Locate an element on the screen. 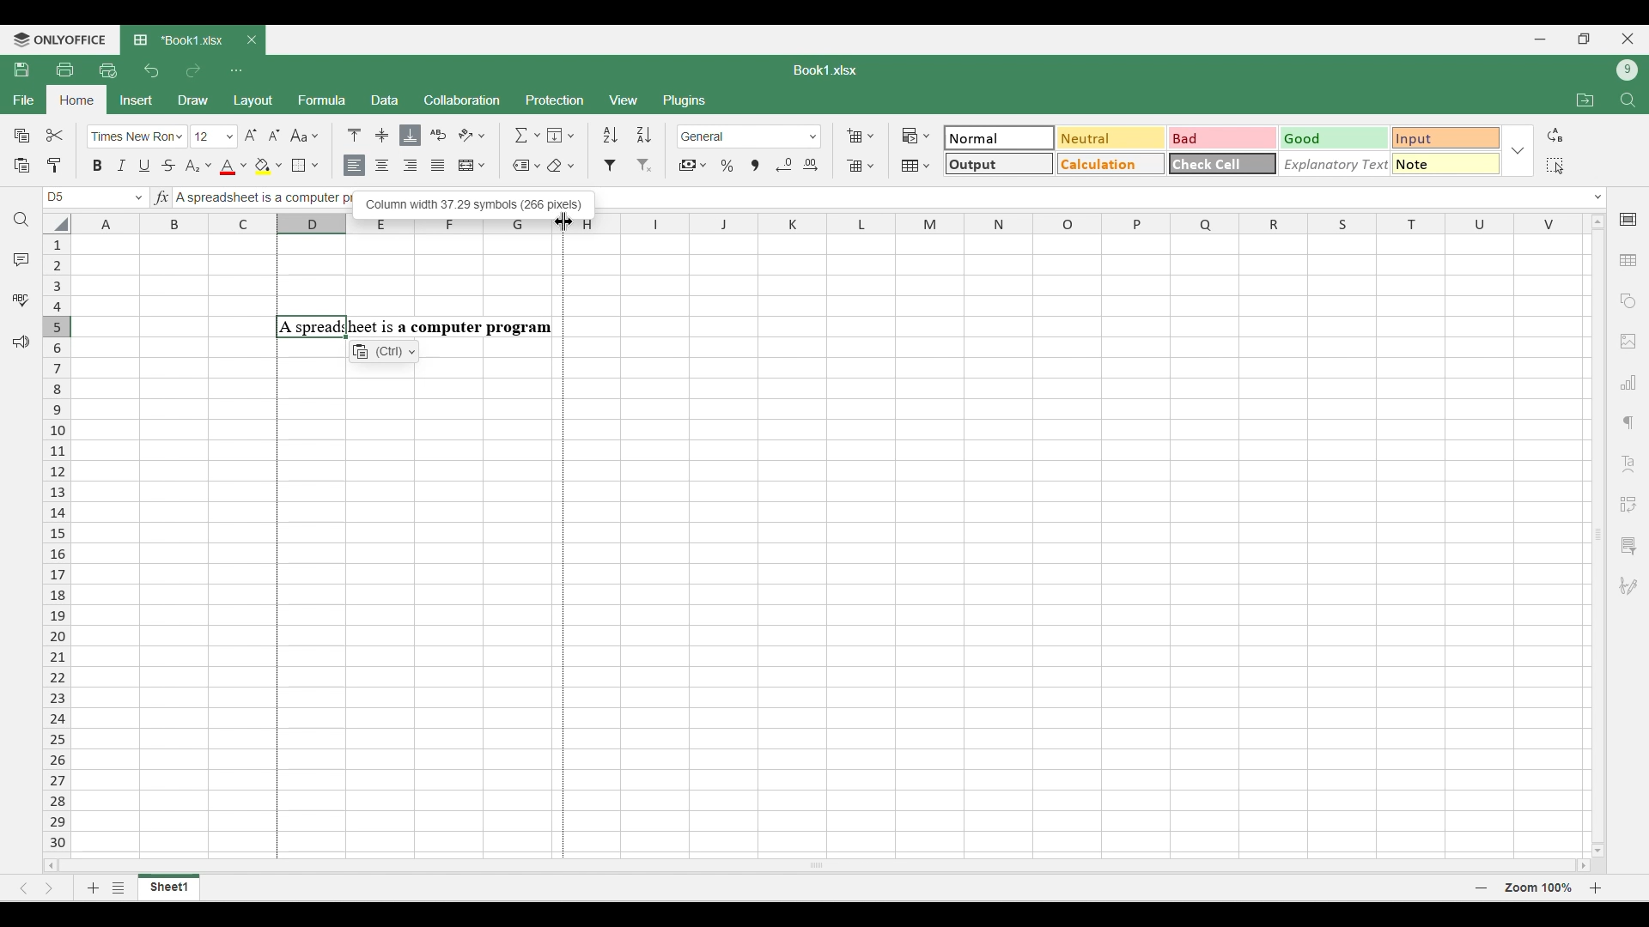  Horizontal slide bar is located at coordinates (818, 863).